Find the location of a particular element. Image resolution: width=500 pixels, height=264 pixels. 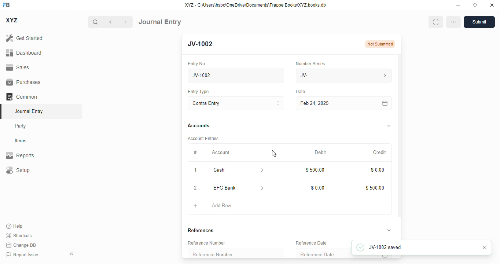

add button is located at coordinates (195, 206).